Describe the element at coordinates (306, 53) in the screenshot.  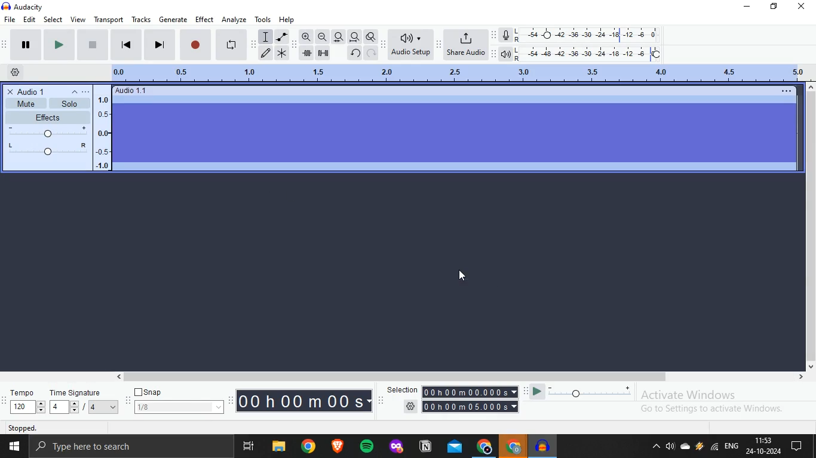
I see `Time Shift` at that location.